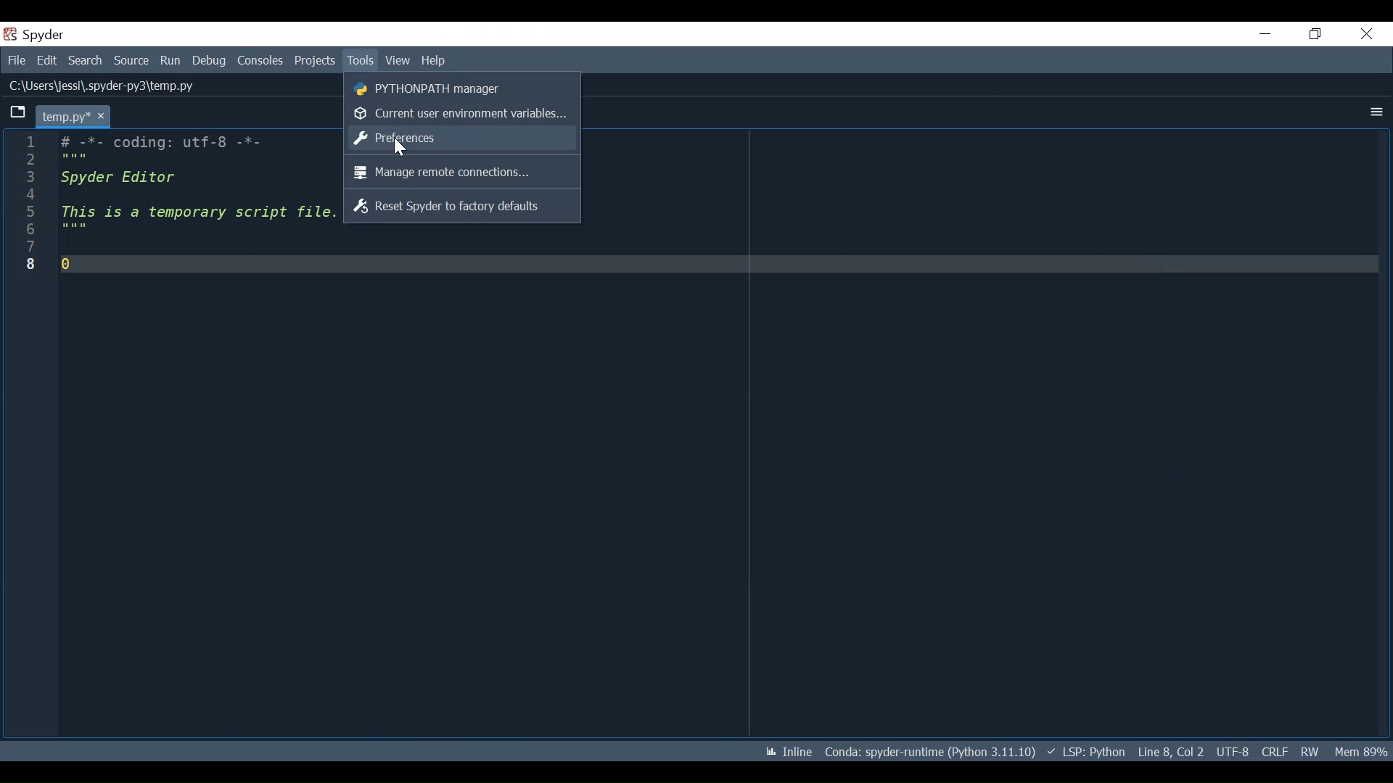  Describe the element at coordinates (464, 207) in the screenshot. I see `Reset Spyder to factory defaults` at that location.